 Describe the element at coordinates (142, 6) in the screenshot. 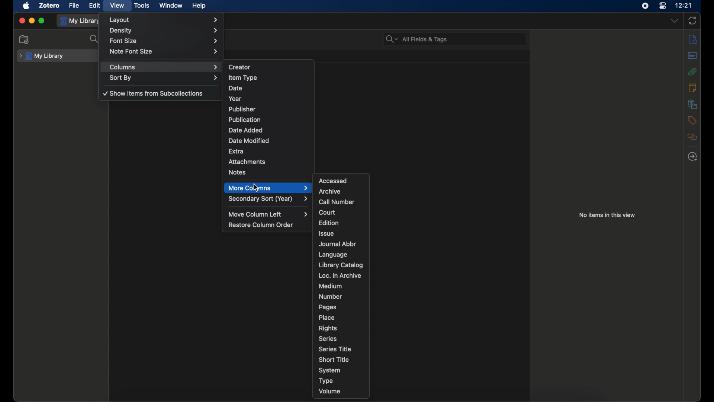

I see `tools` at that location.